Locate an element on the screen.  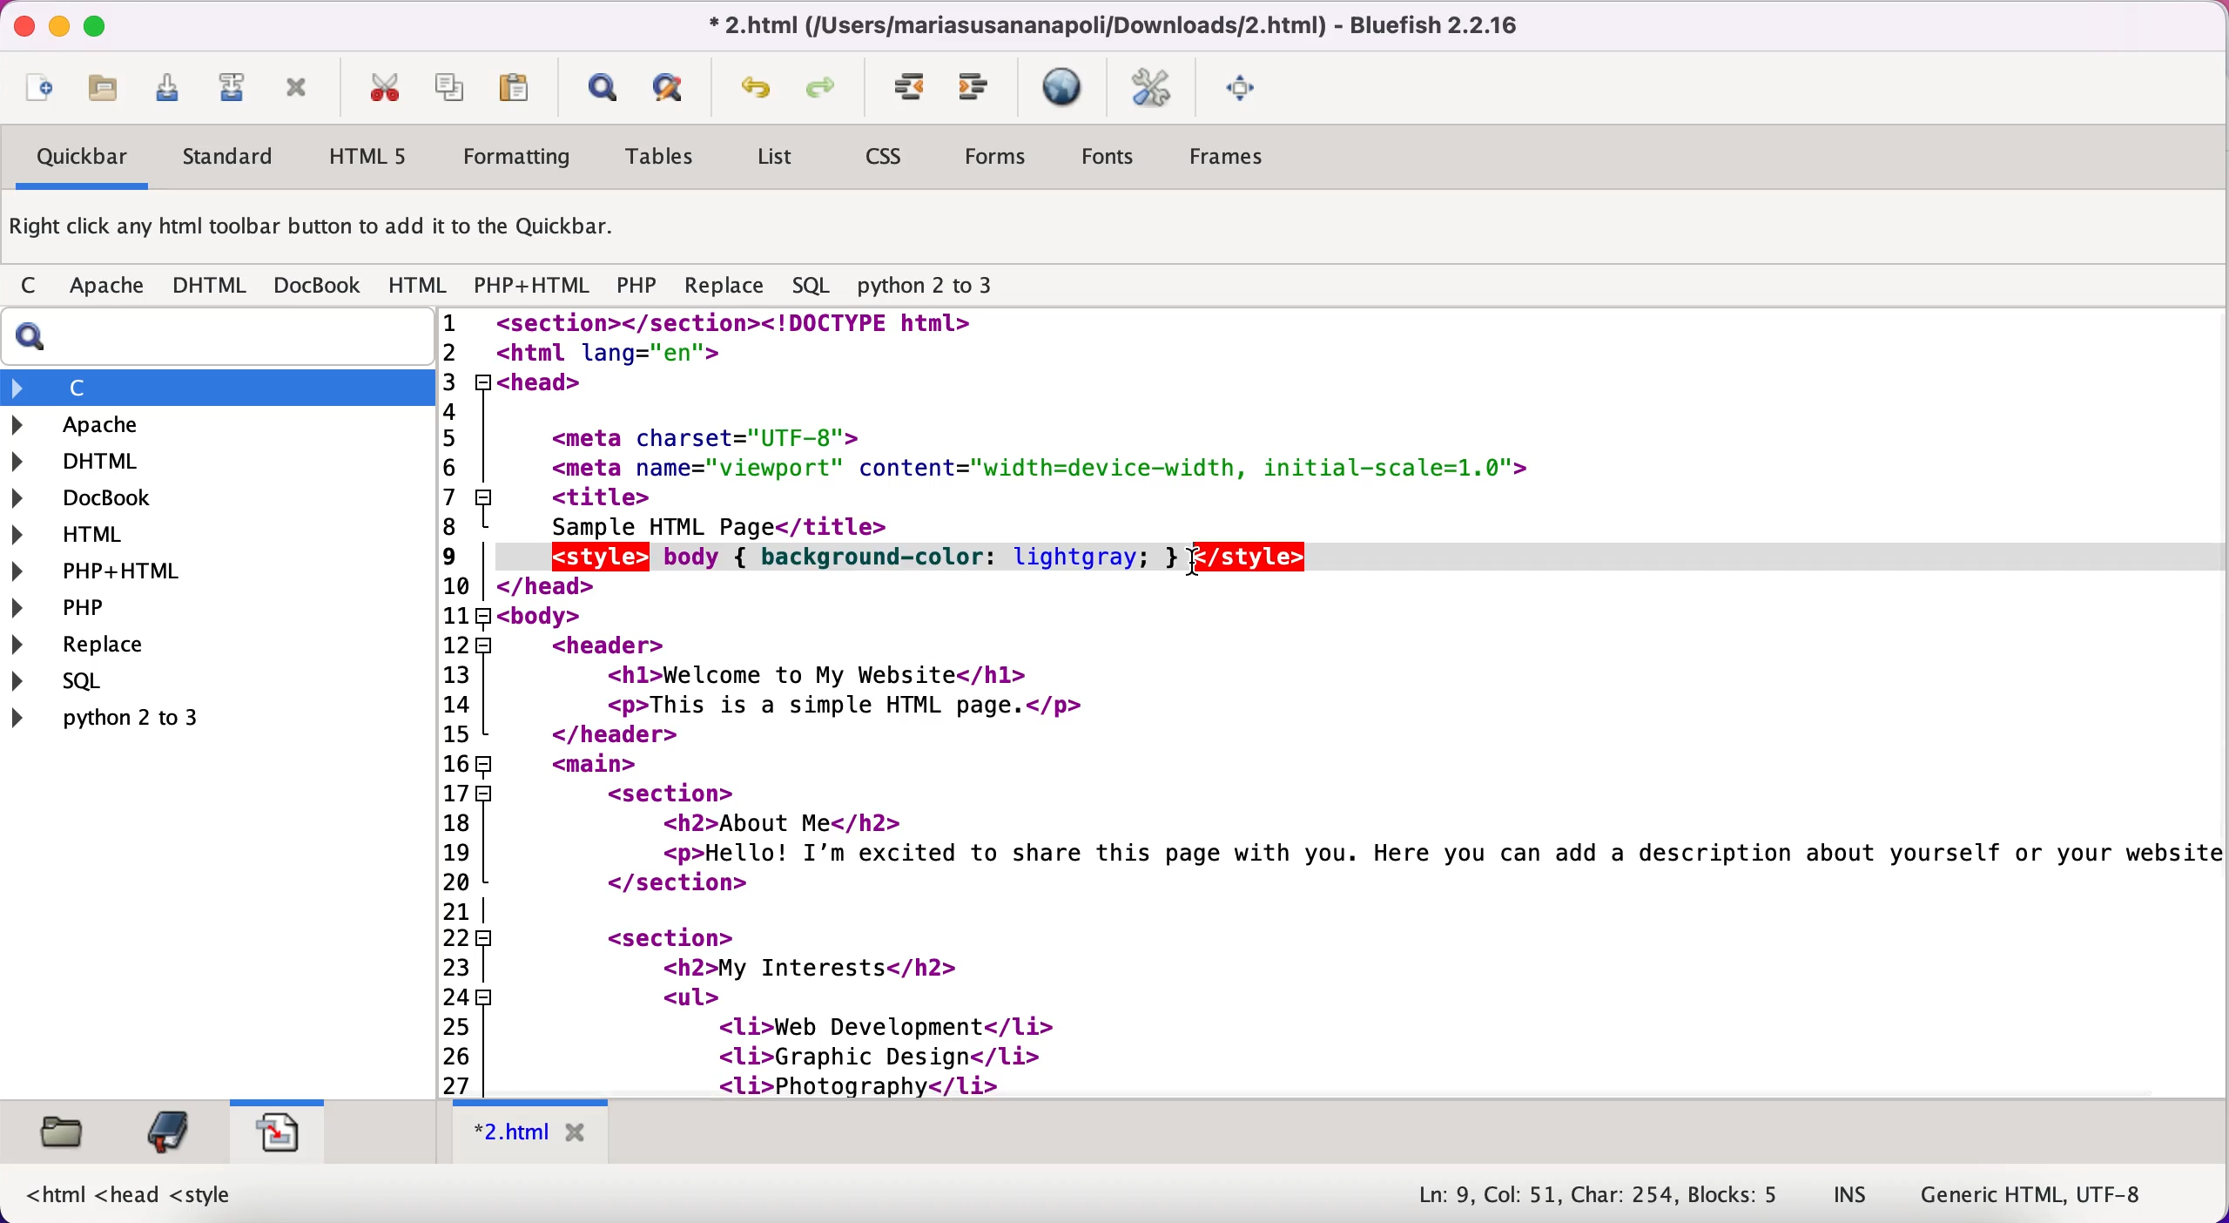
* 2.html is located at coordinates (535, 1132).